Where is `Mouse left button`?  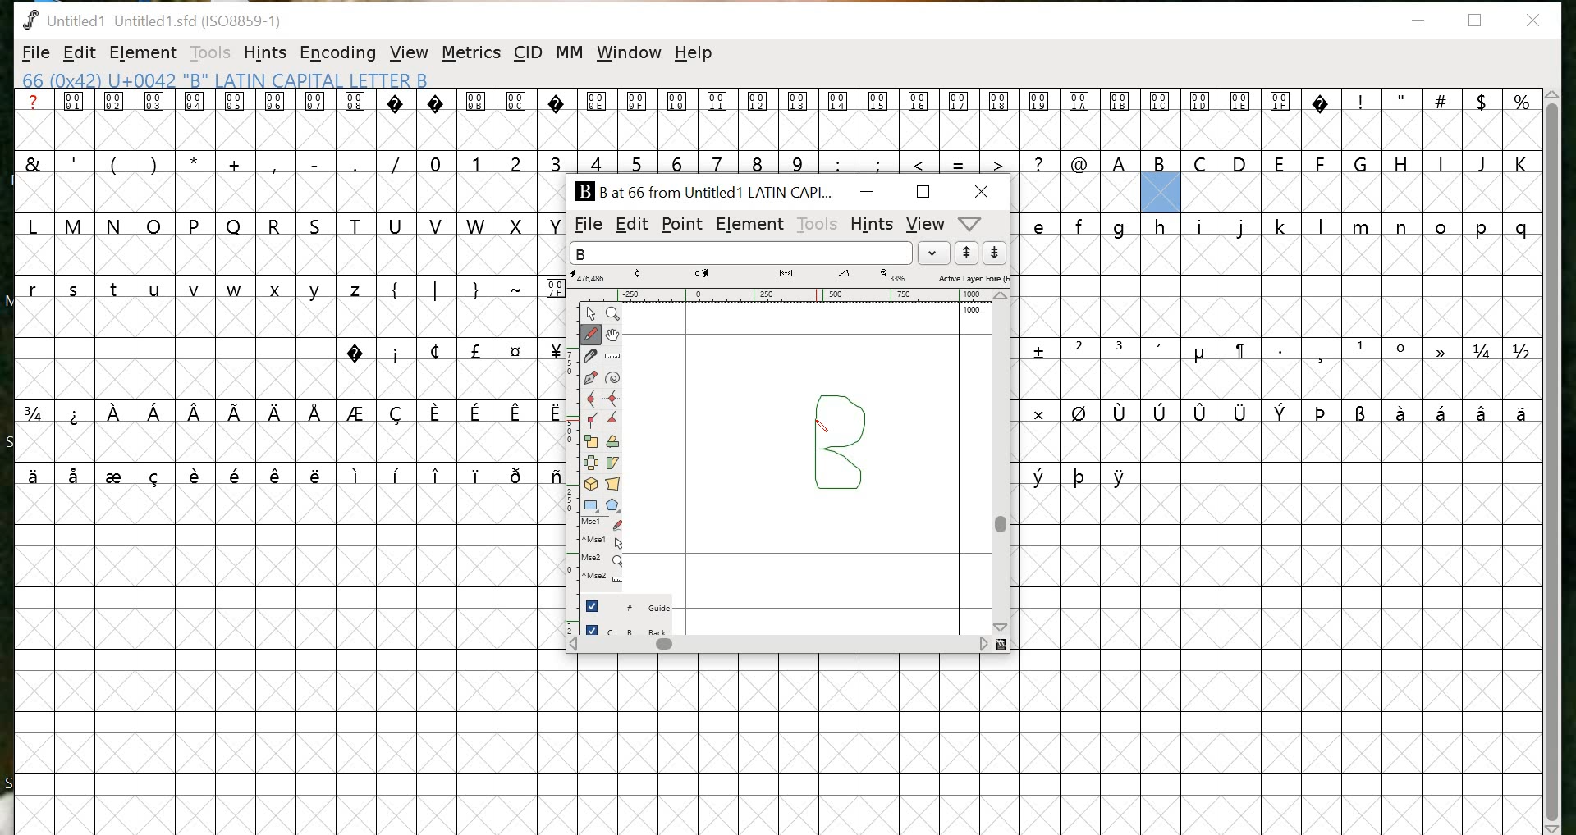 Mouse left button is located at coordinates (605, 525).